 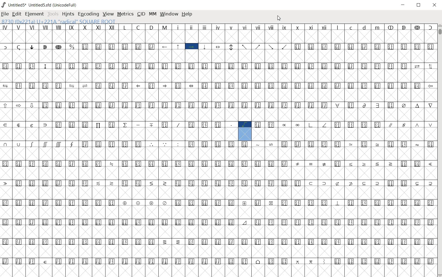 What do you see at coordinates (52, 14) in the screenshot?
I see `TOOLS` at bounding box center [52, 14].